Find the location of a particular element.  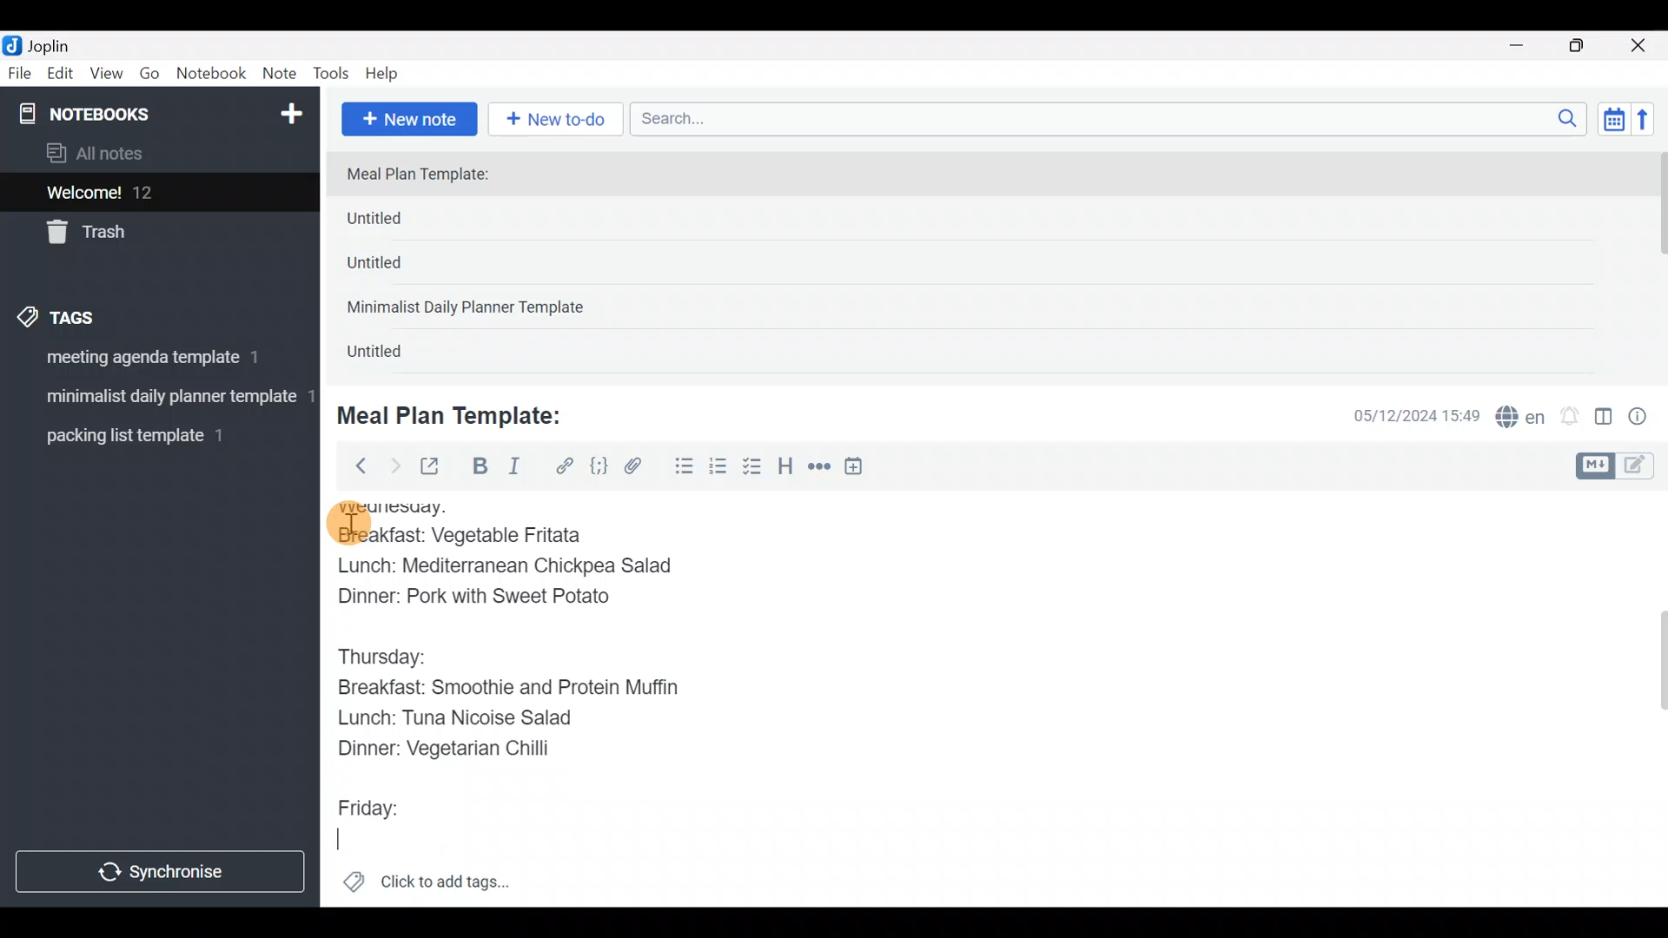

Tag 3 is located at coordinates (154, 435).